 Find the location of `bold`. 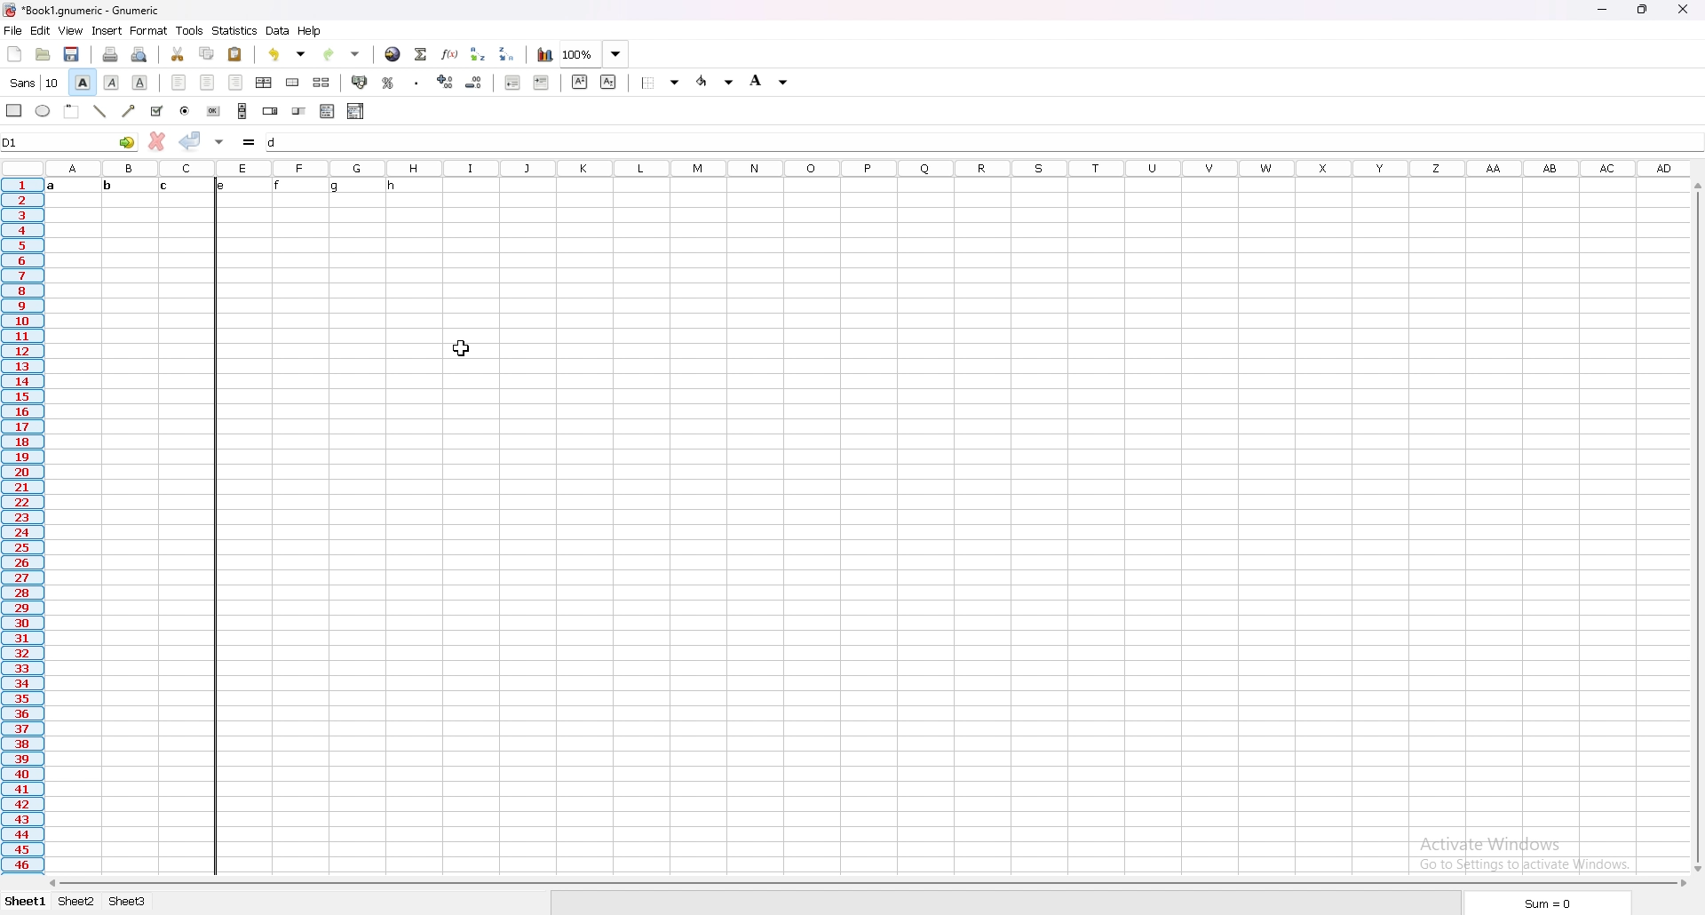

bold is located at coordinates (82, 83).